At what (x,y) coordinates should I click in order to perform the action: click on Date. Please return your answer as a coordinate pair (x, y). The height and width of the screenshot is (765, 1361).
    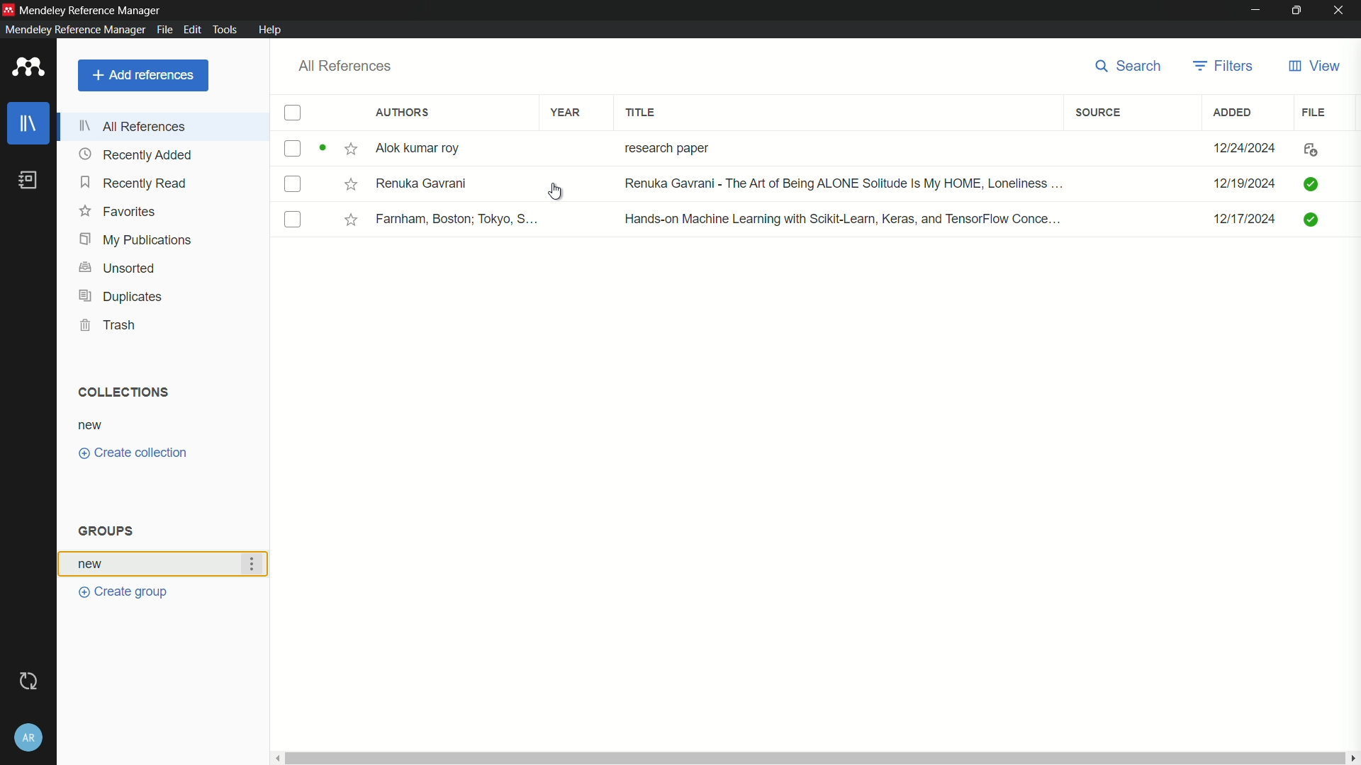
    Looking at the image, I should click on (1247, 224).